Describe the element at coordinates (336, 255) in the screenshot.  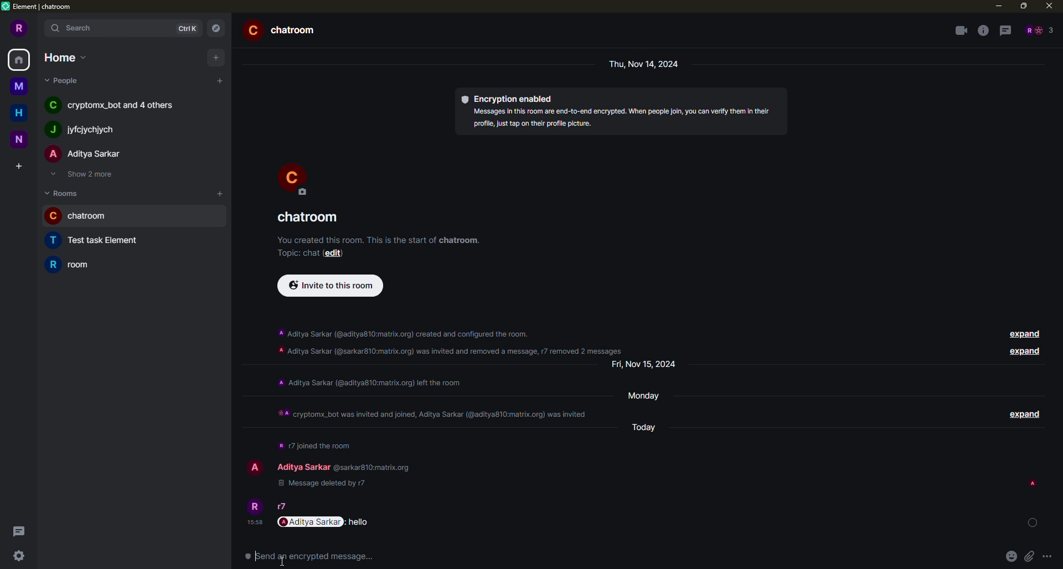
I see `edit` at that location.